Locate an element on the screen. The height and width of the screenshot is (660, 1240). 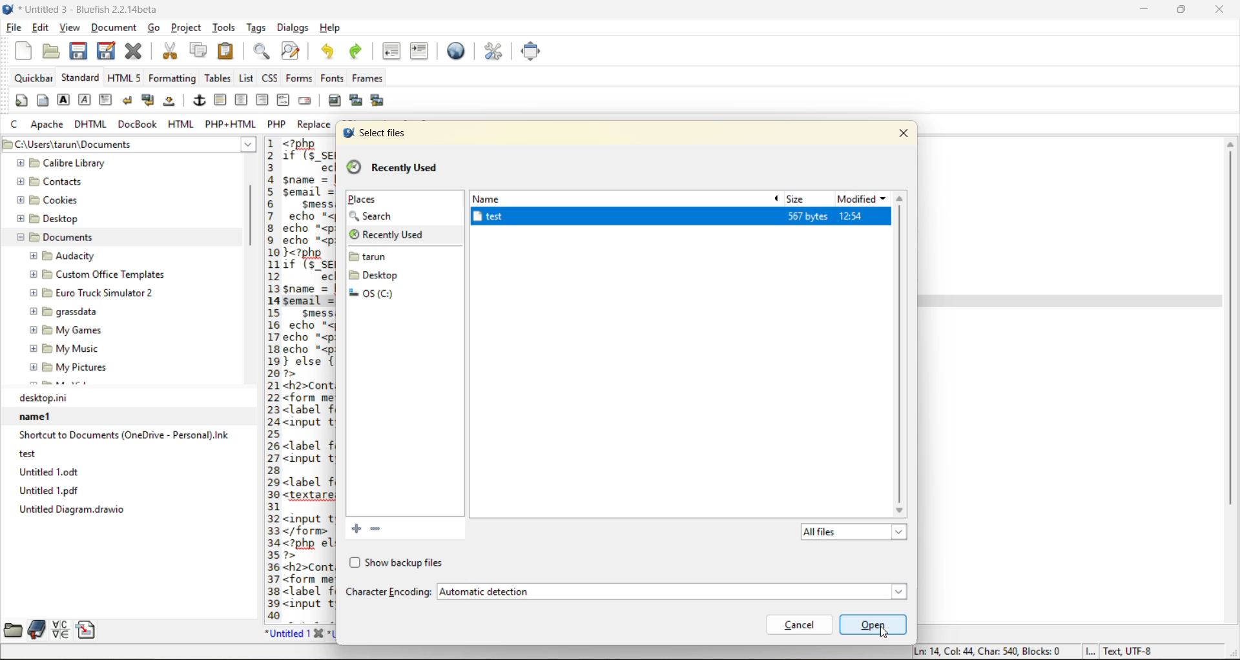
close current file is located at coordinates (136, 52).